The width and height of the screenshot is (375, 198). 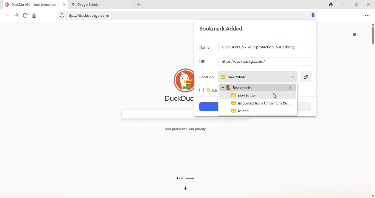 What do you see at coordinates (35, 4) in the screenshot?
I see `title` at bounding box center [35, 4].